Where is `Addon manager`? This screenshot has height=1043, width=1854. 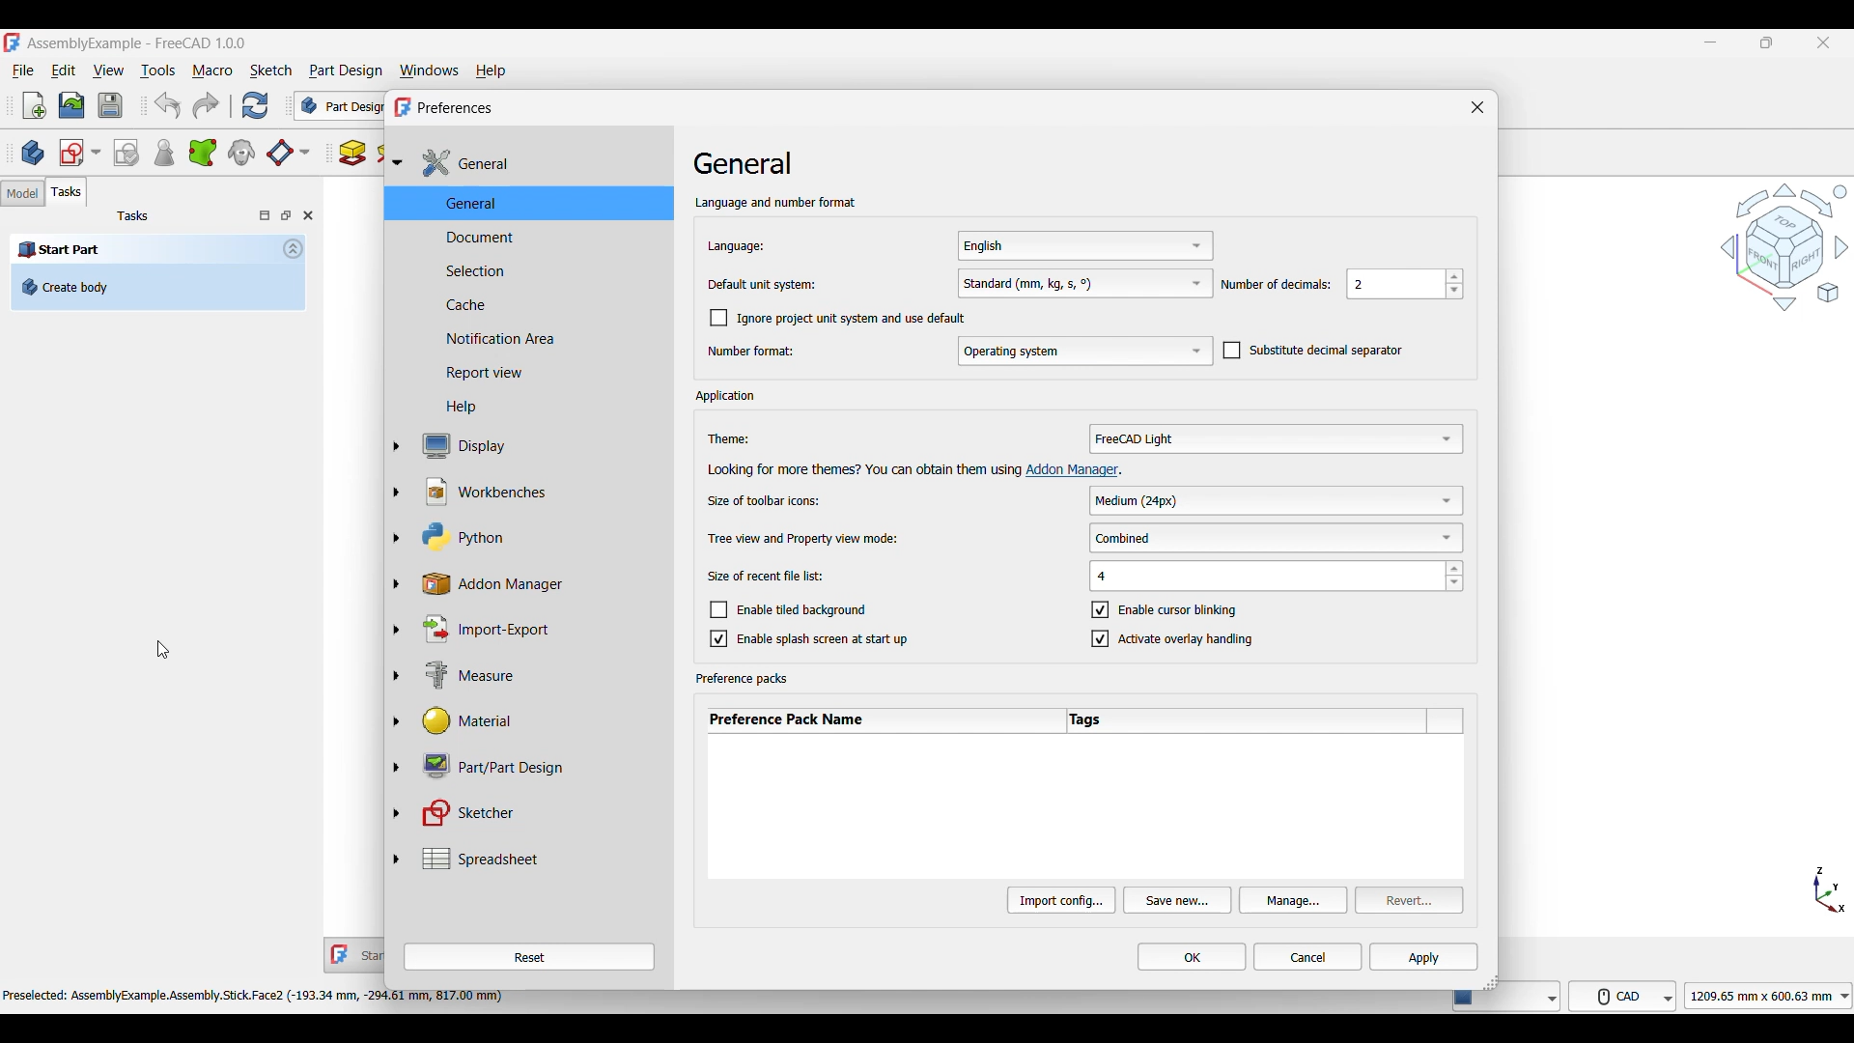
Addon manager is located at coordinates (1077, 471).